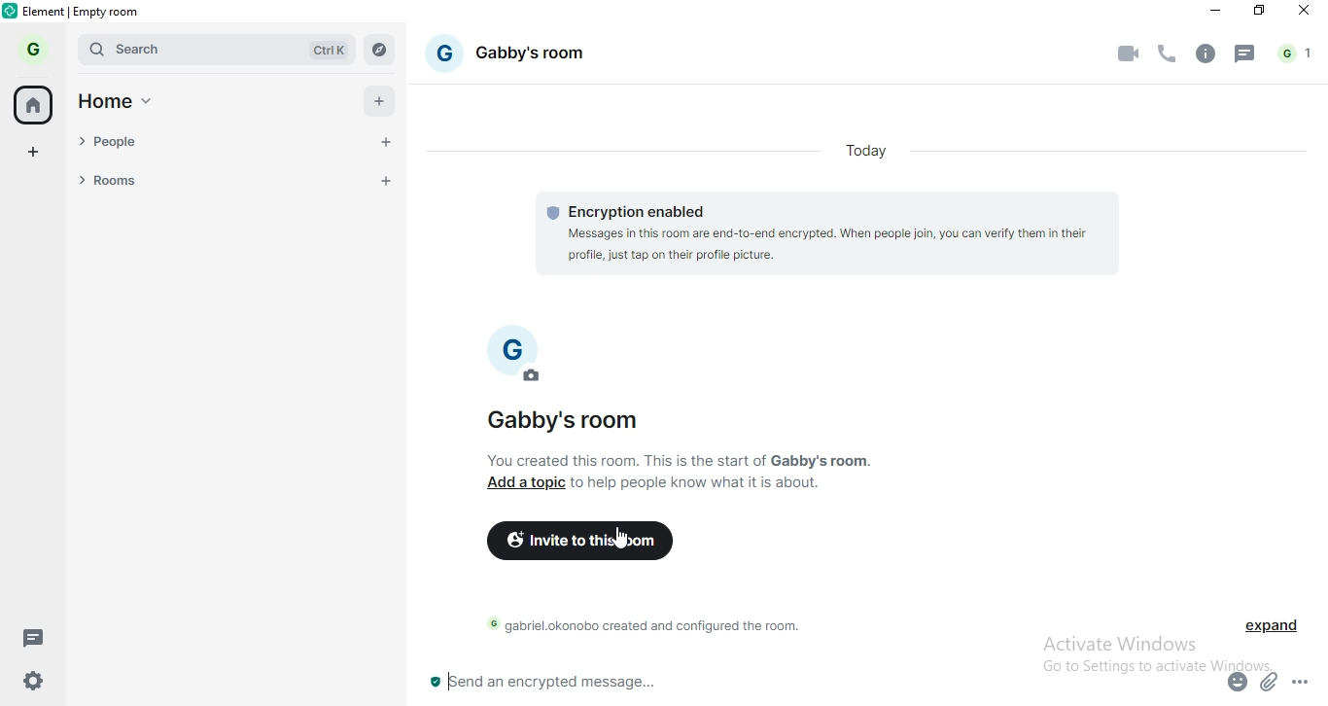  What do you see at coordinates (621, 539) in the screenshot?
I see `cursor` at bounding box center [621, 539].